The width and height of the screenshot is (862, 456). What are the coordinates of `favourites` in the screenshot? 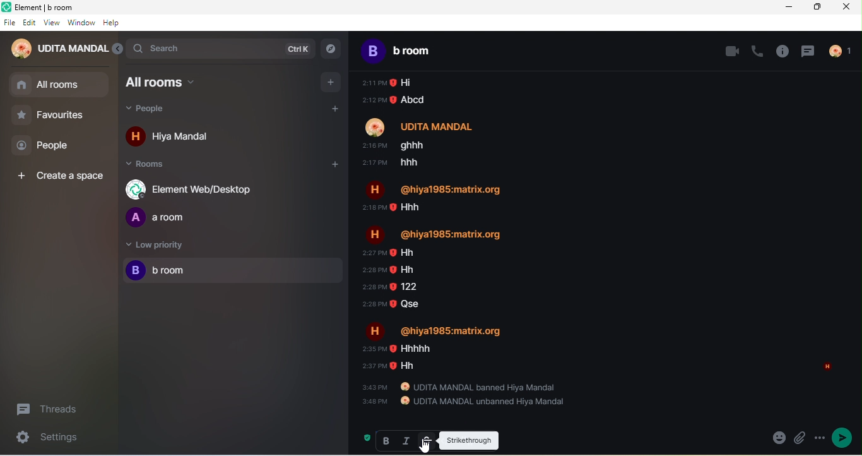 It's located at (57, 116).